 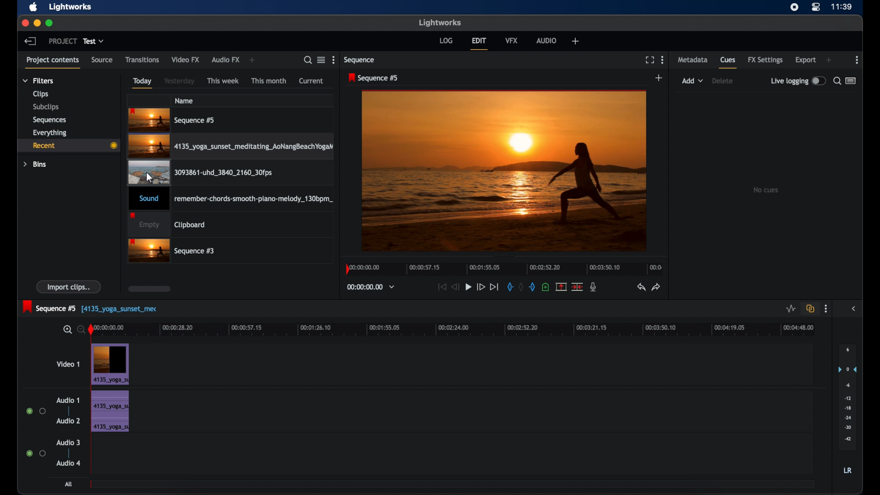 What do you see at coordinates (656, 287) in the screenshot?
I see `redo` at bounding box center [656, 287].